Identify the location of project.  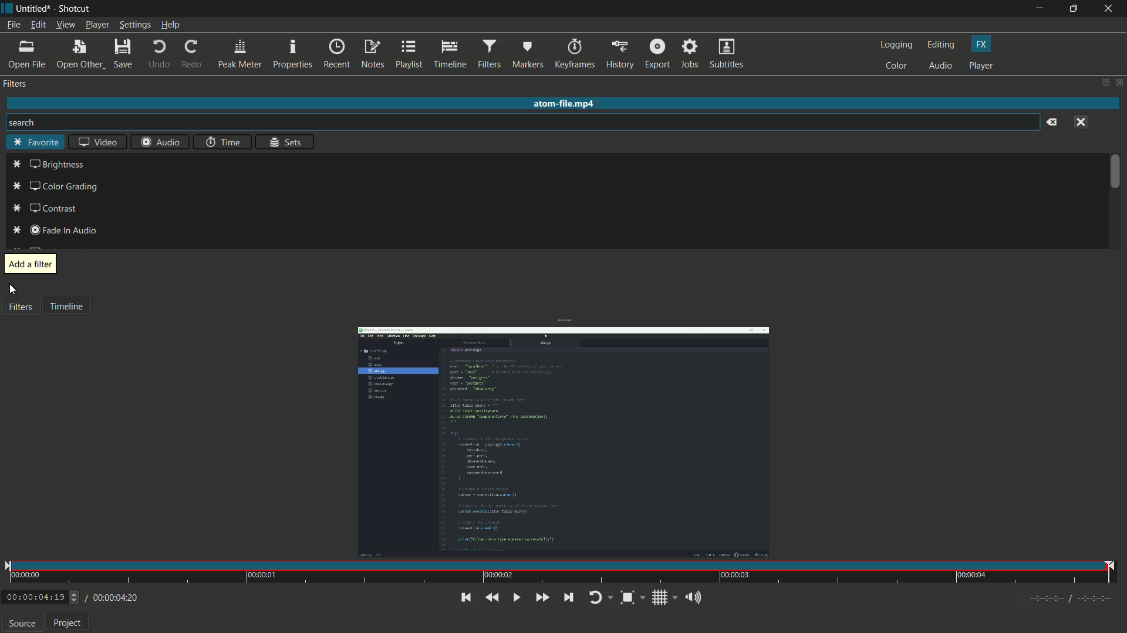
(69, 623).